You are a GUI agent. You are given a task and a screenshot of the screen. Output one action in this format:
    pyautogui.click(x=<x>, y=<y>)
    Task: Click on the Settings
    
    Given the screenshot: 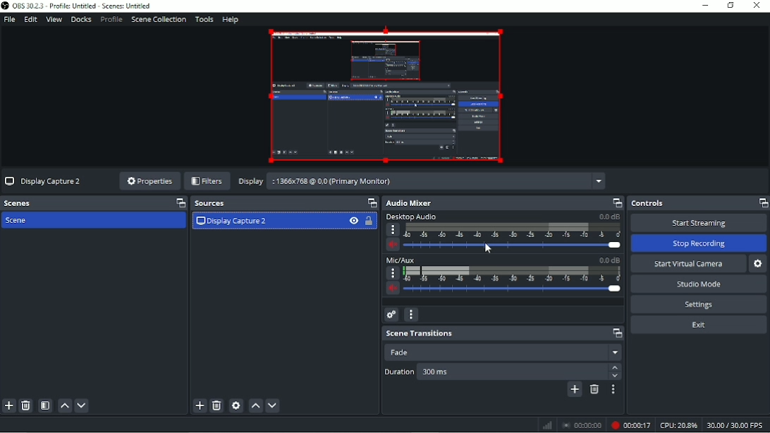 What is the action you would take?
    pyautogui.click(x=699, y=305)
    